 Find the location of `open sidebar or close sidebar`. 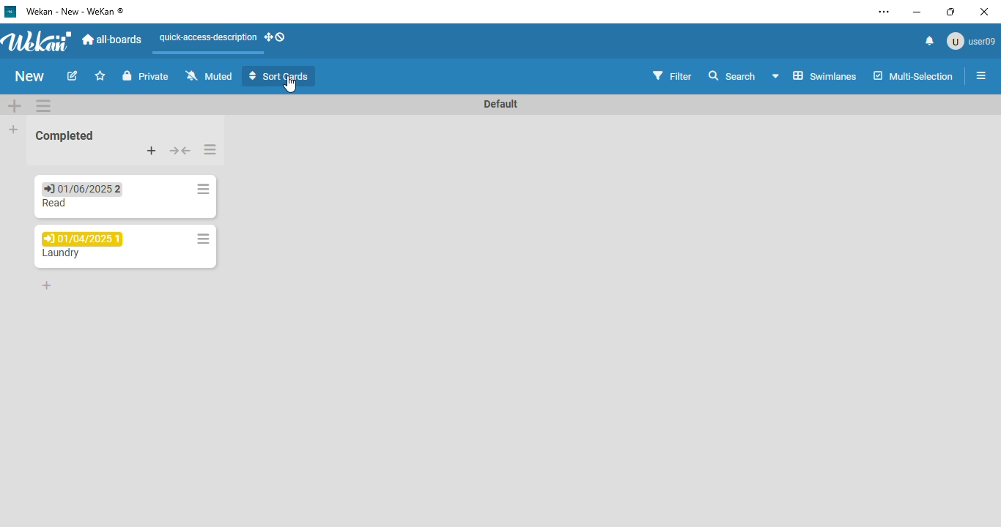

open sidebar or close sidebar is located at coordinates (981, 75).